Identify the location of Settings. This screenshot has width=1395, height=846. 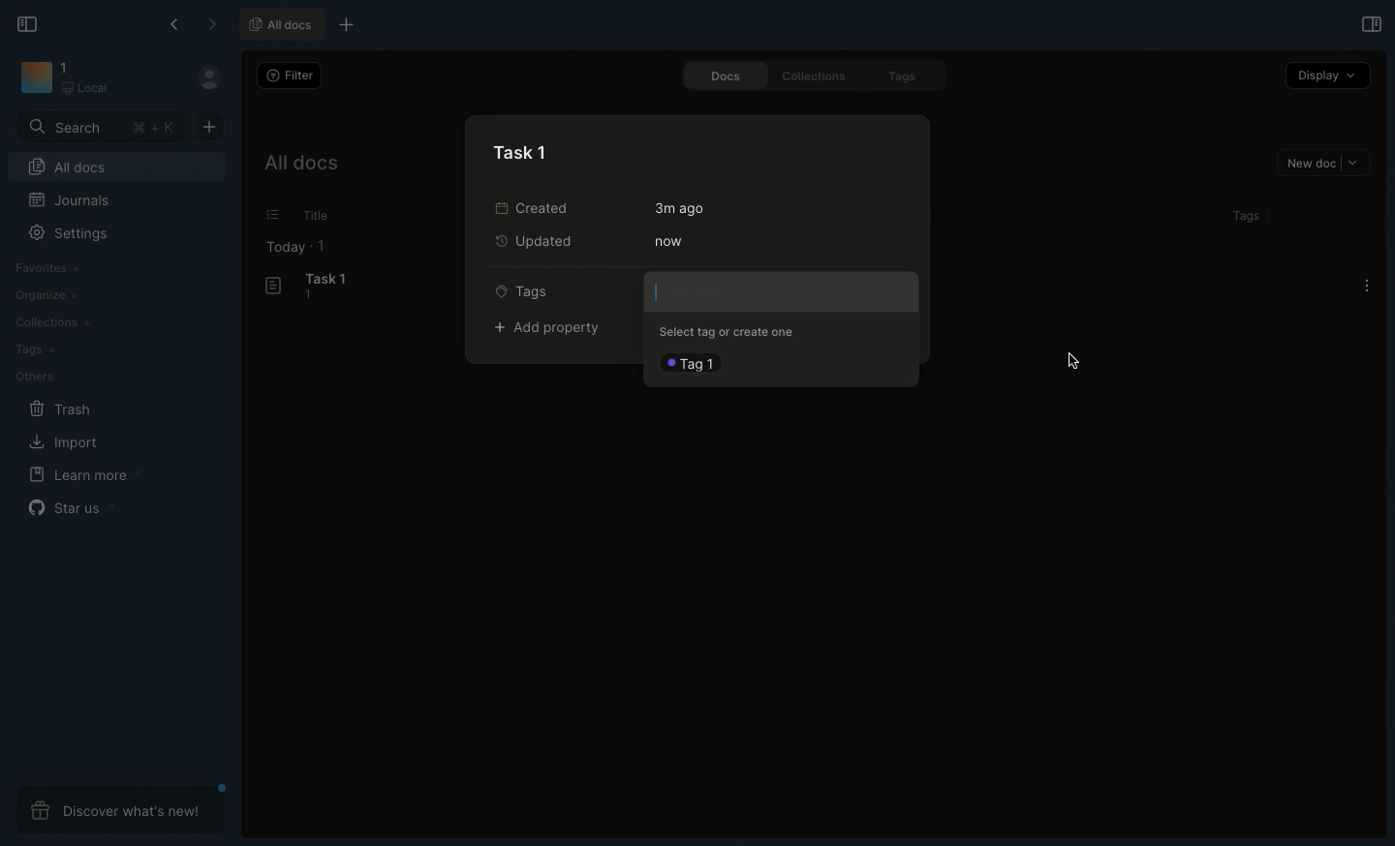
(65, 232).